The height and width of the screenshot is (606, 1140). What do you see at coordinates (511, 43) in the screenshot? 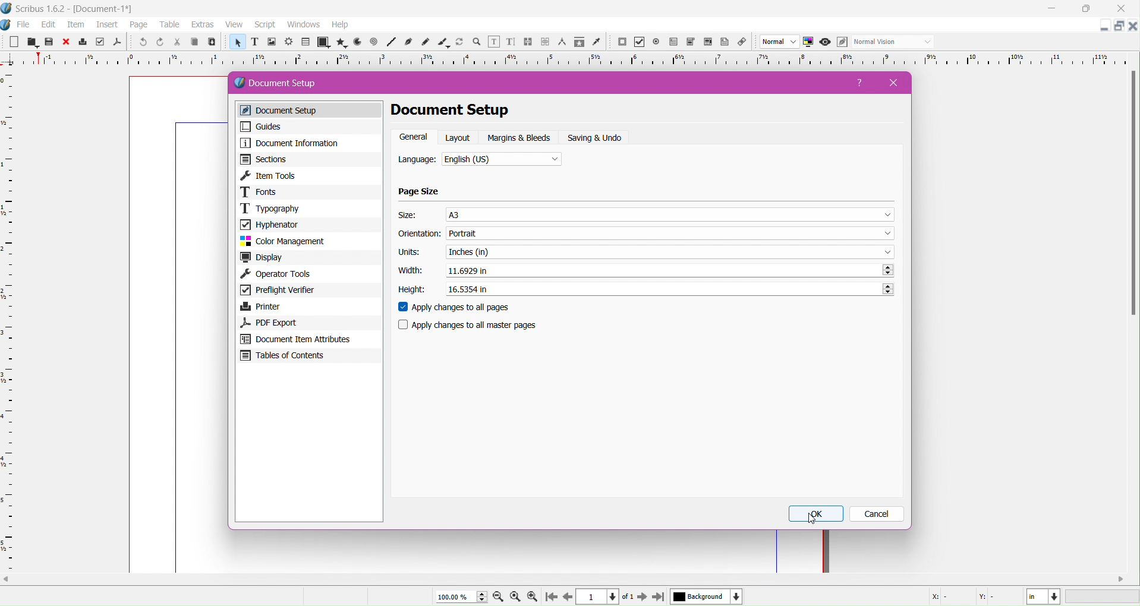
I see `edit text with story editor` at bounding box center [511, 43].